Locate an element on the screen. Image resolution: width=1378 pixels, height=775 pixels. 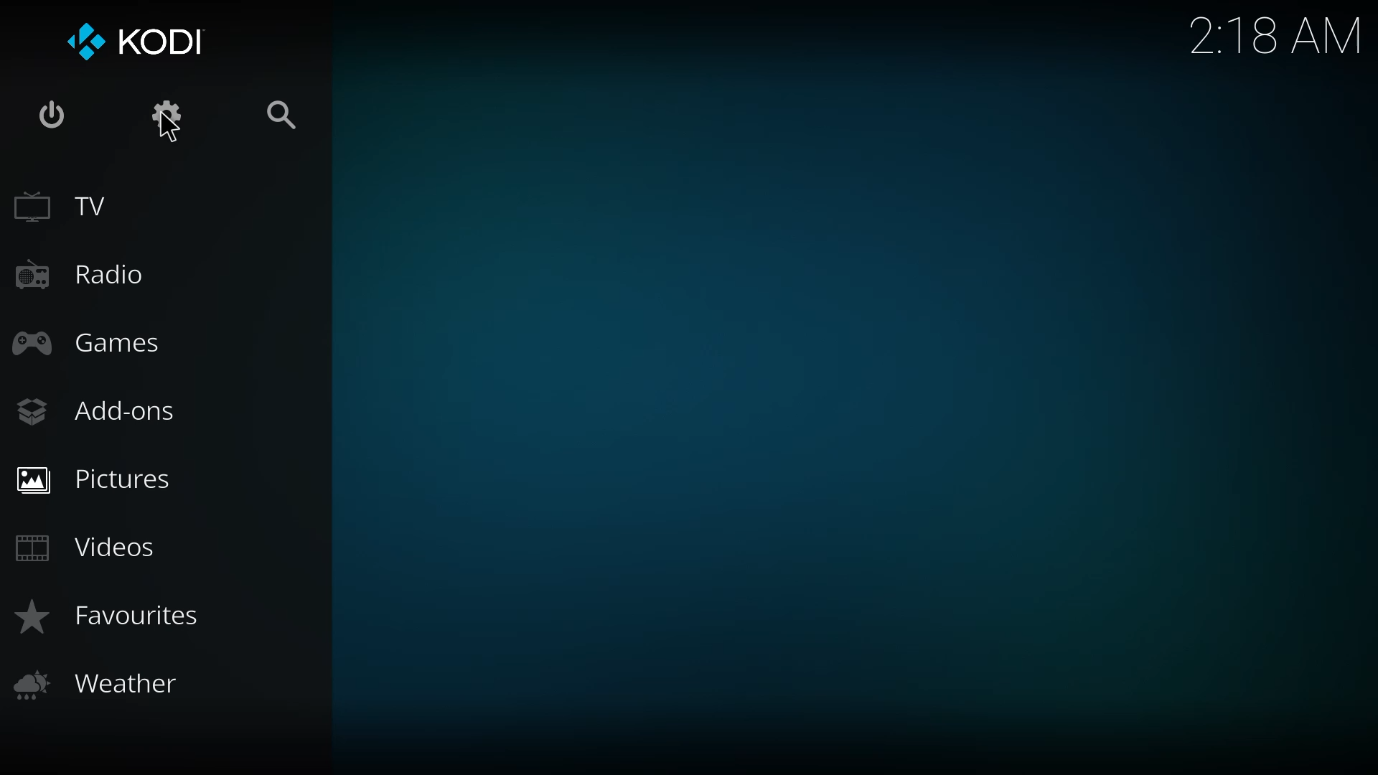
radio is located at coordinates (86, 271).